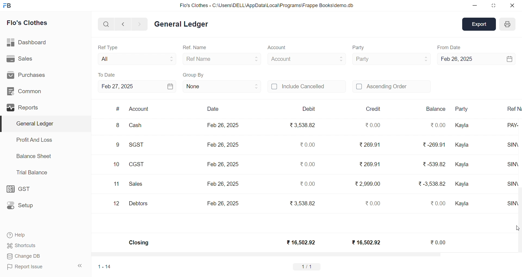  Describe the element at coordinates (300, 243) in the screenshot. I see `₹ 16,502.92` at that location.